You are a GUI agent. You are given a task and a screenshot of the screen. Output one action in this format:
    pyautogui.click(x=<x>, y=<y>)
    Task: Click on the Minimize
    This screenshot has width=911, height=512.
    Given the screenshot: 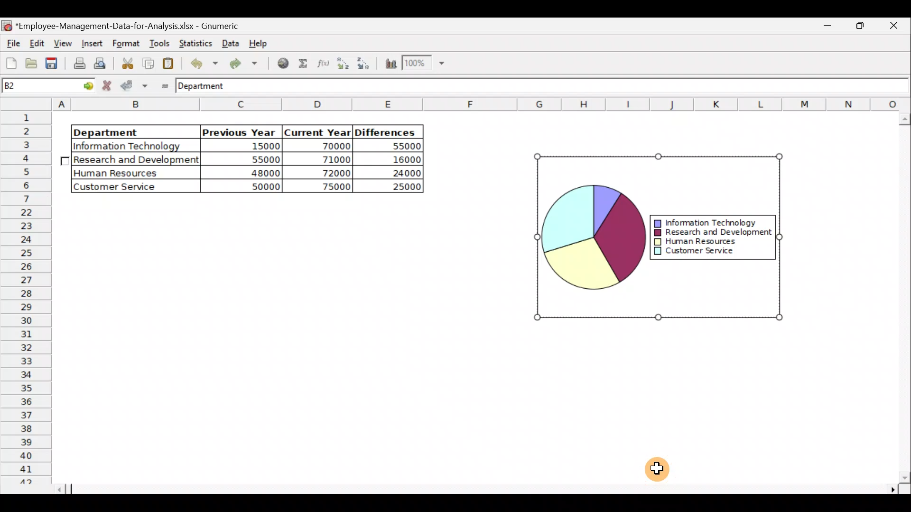 What is the action you would take?
    pyautogui.click(x=861, y=29)
    